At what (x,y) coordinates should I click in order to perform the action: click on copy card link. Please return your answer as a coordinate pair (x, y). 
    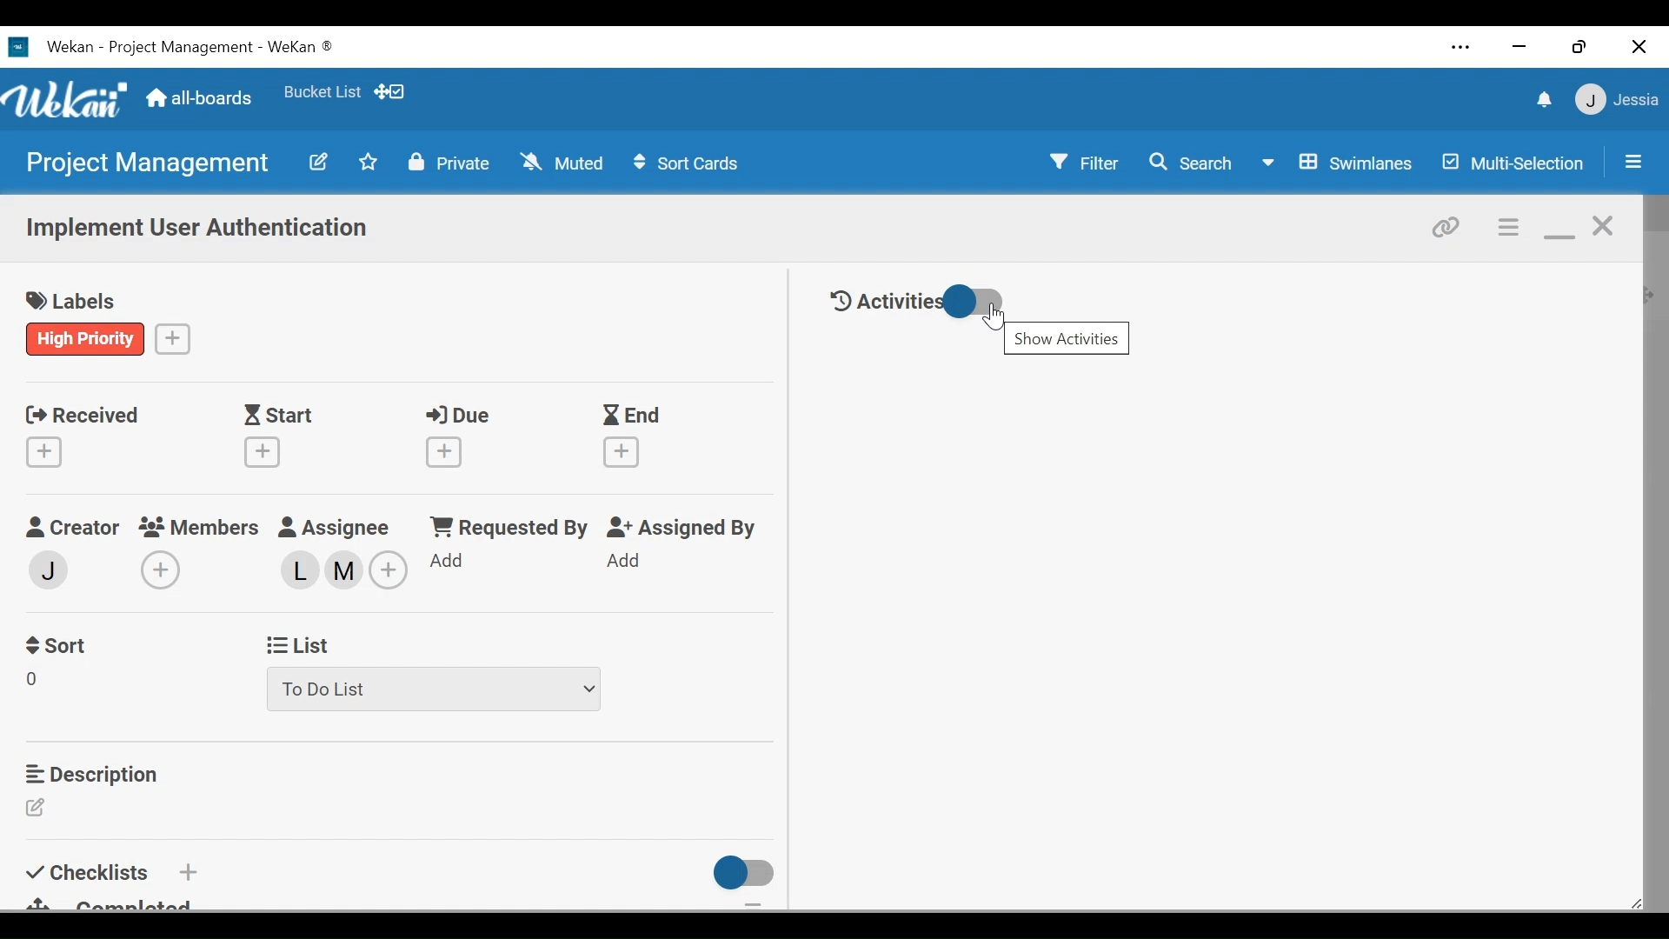
    Looking at the image, I should click on (1442, 225).